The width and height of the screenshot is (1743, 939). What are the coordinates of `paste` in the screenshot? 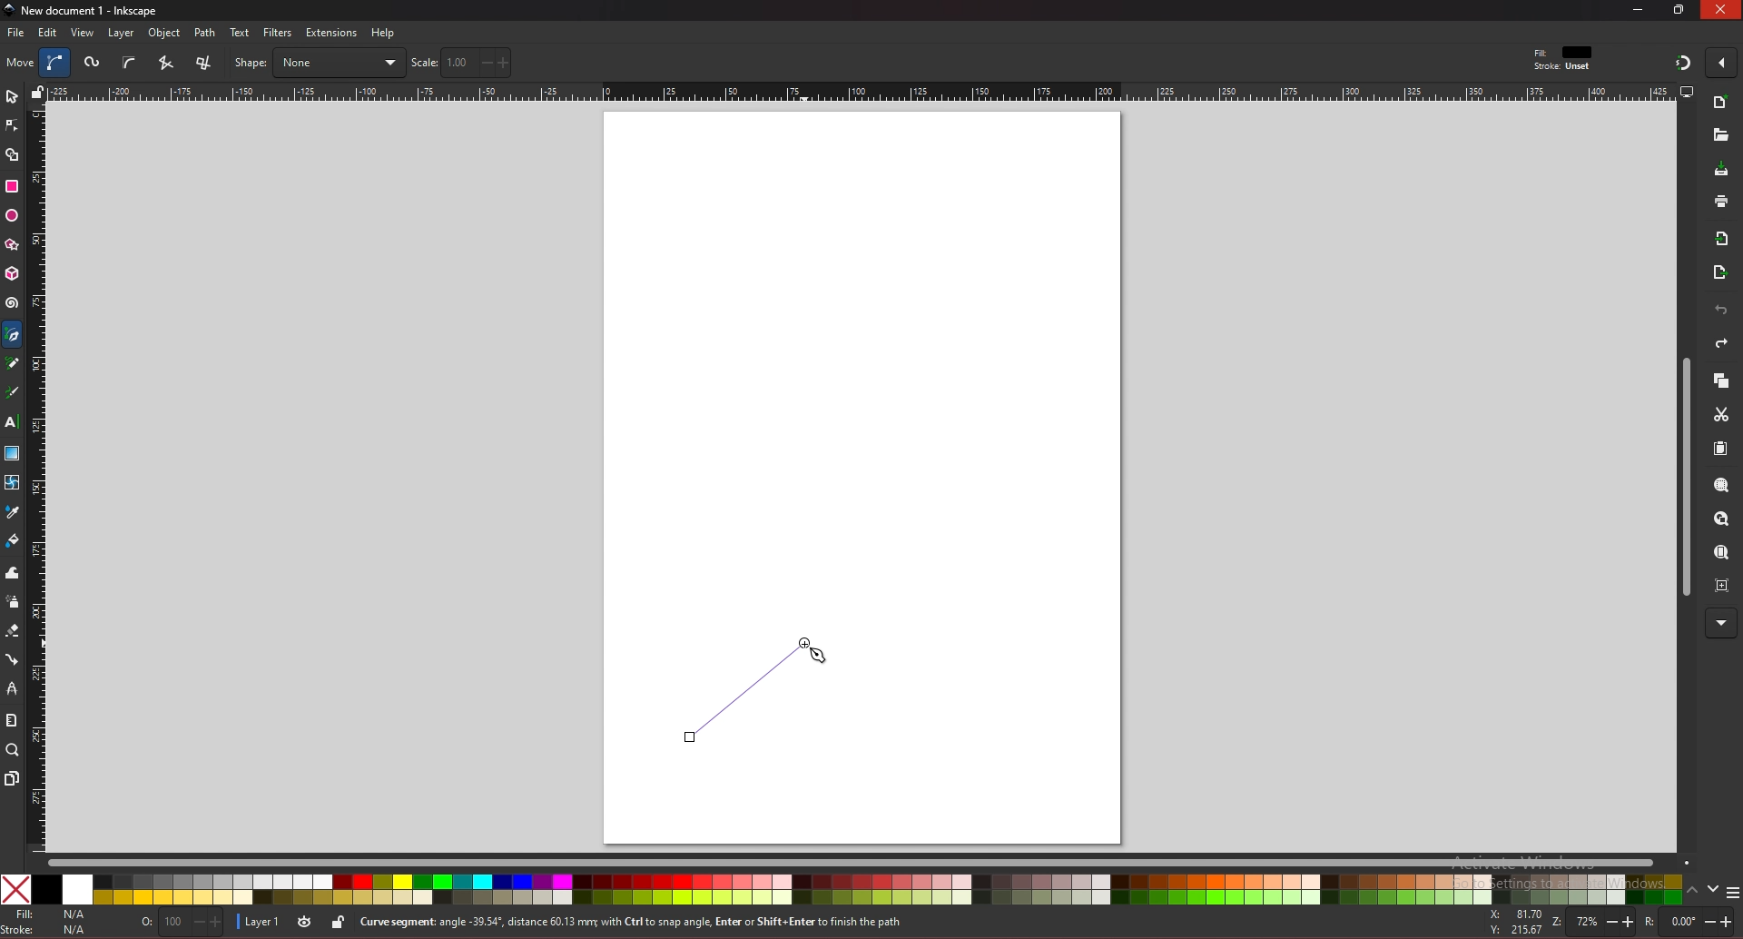 It's located at (1720, 450).